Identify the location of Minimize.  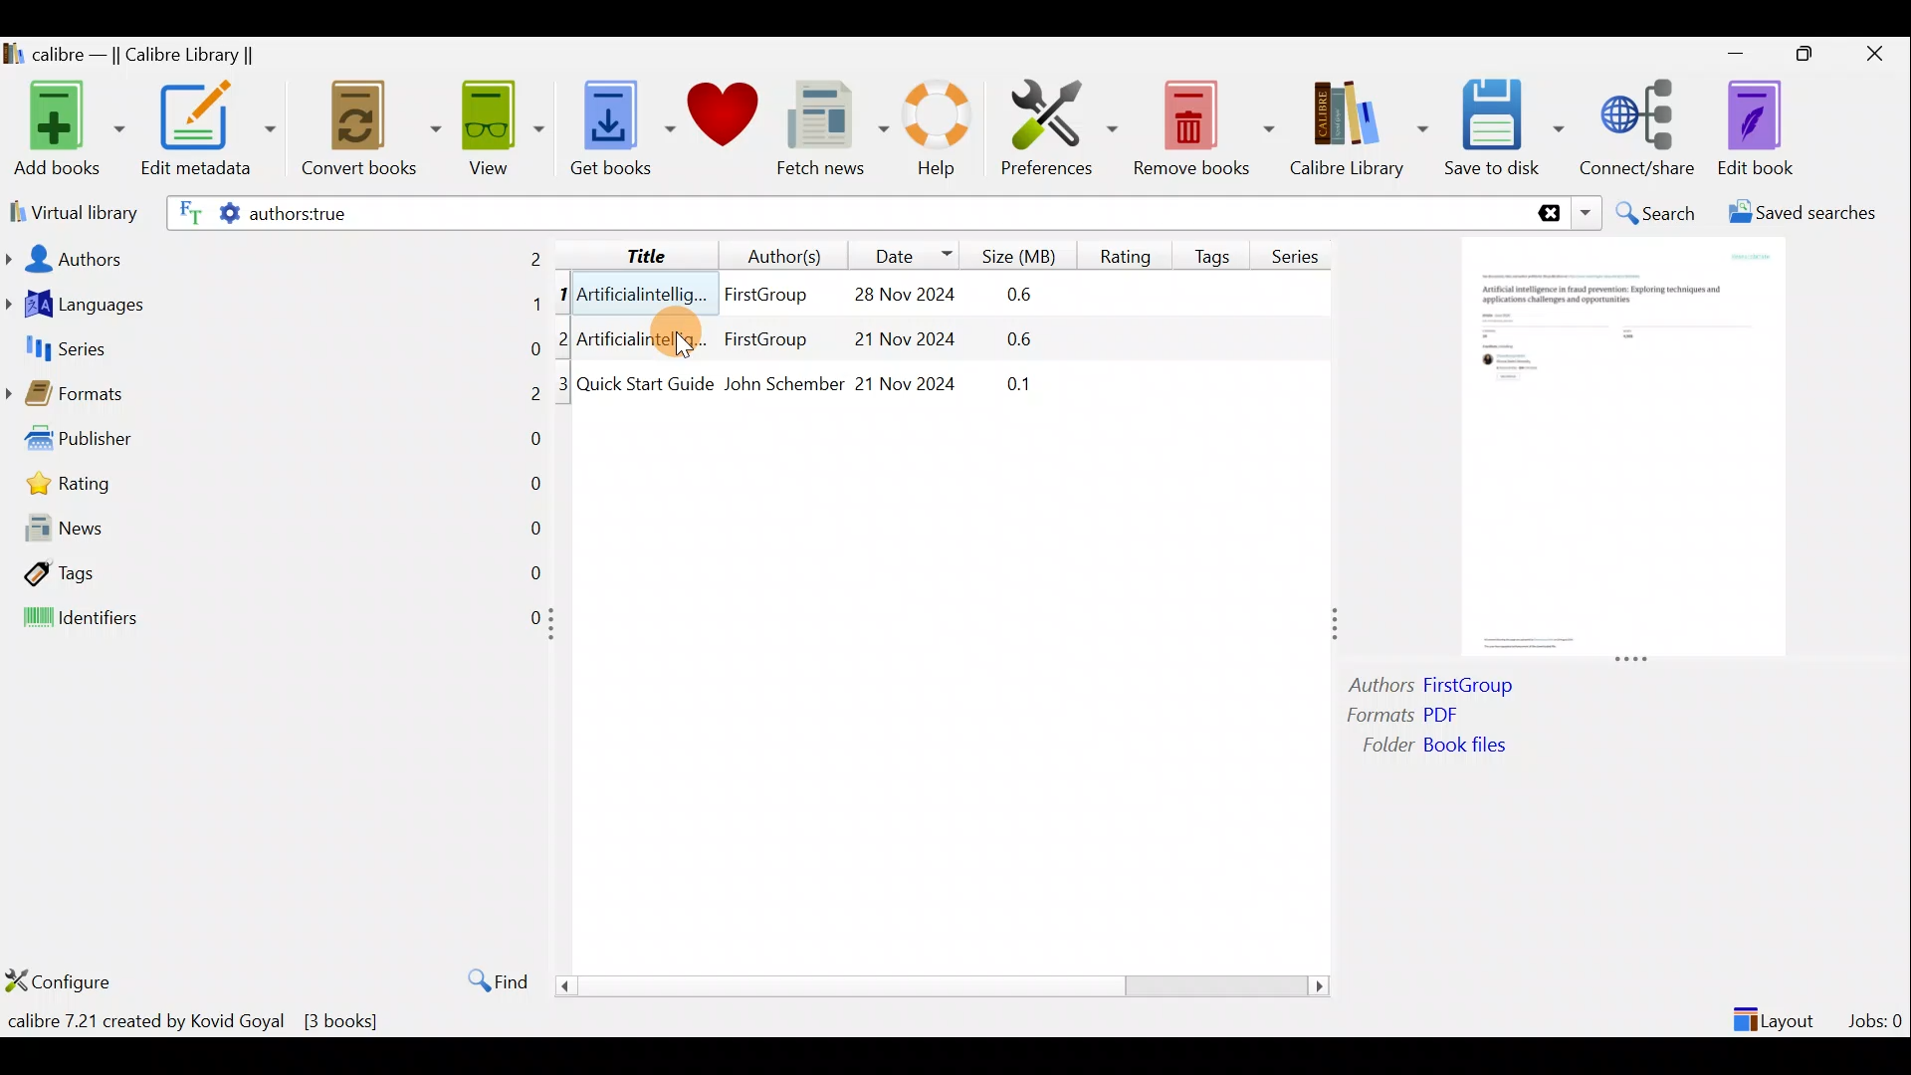
(1736, 53).